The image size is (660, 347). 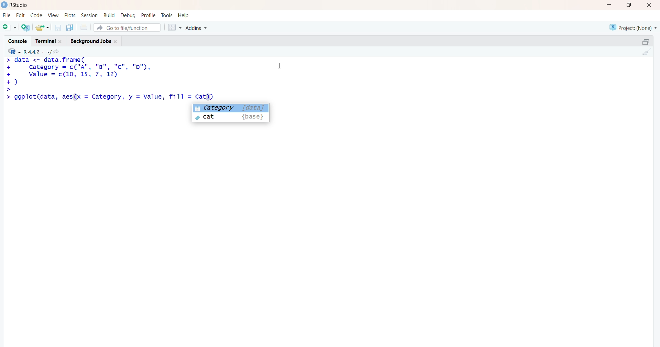 I want to click on Cursor, so click(x=280, y=65).